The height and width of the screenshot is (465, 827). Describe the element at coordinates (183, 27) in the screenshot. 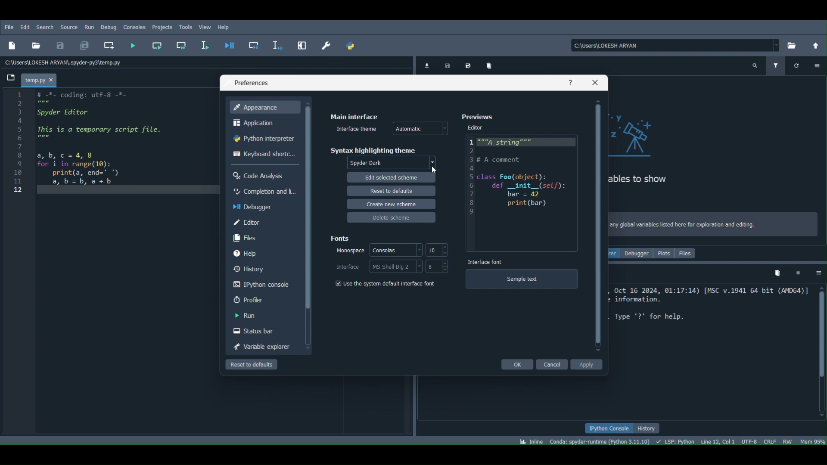

I see `Tools` at that location.